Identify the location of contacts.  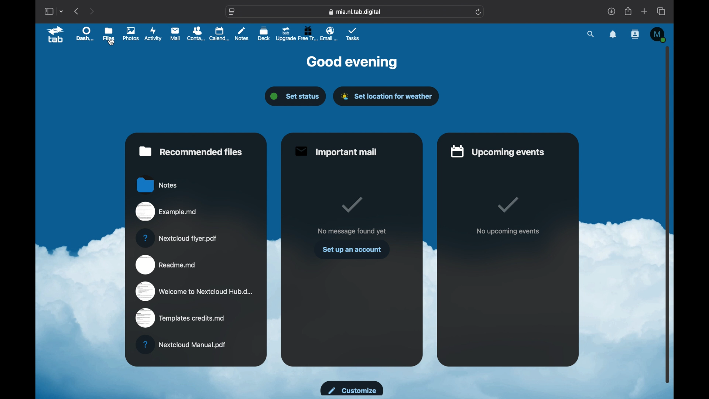
(636, 34).